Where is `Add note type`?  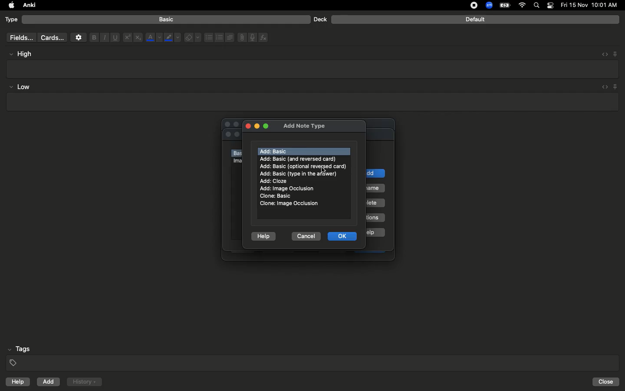 Add note type is located at coordinates (304, 125).